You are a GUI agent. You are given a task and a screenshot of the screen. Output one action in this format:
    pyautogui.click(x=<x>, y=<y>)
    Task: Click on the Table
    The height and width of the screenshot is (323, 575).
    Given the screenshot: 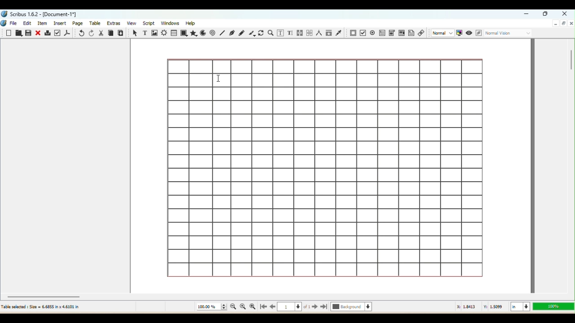 What is the action you would take?
    pyautogui.click(x=97, y=24)
    